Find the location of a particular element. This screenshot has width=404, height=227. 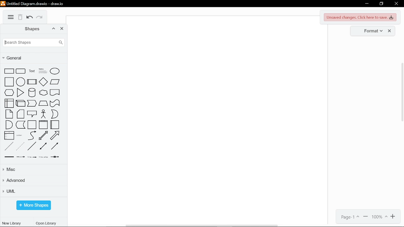

general is located at coordinates (33, 58).